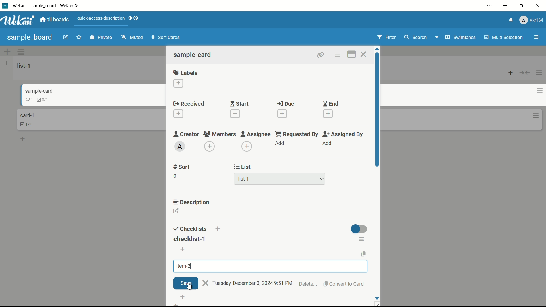 Image resolution: width=546 pixels, height=307 pixels. What do you see at coordinates (210, 146) in the screenshot?
I see `add members` at bounding box center [210, 146].